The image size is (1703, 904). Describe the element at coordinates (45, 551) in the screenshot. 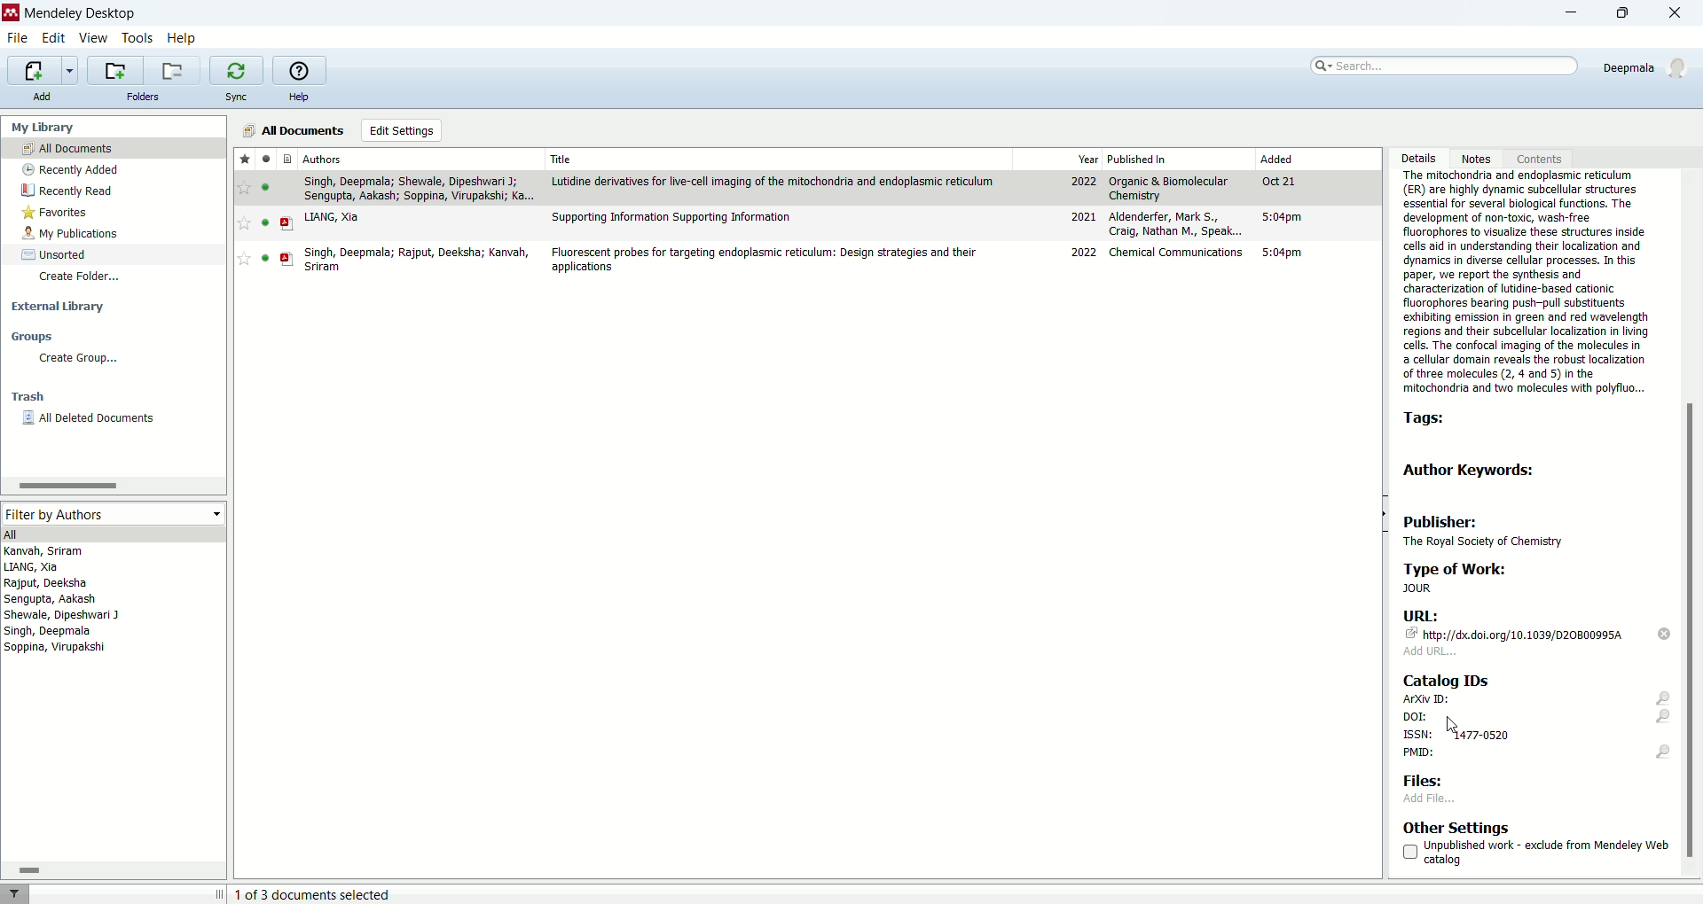

I see `kanvah, sriram` at that location.